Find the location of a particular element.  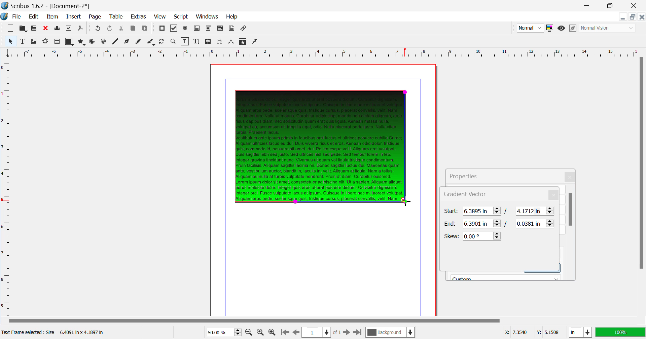

Discard is located at coordinates (46, 28).